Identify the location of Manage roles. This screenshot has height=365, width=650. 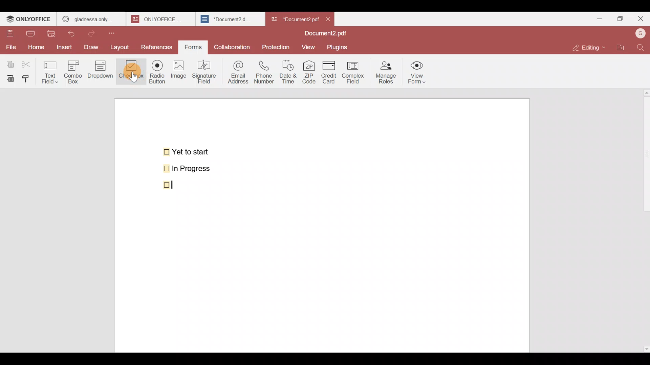
(386, 71).